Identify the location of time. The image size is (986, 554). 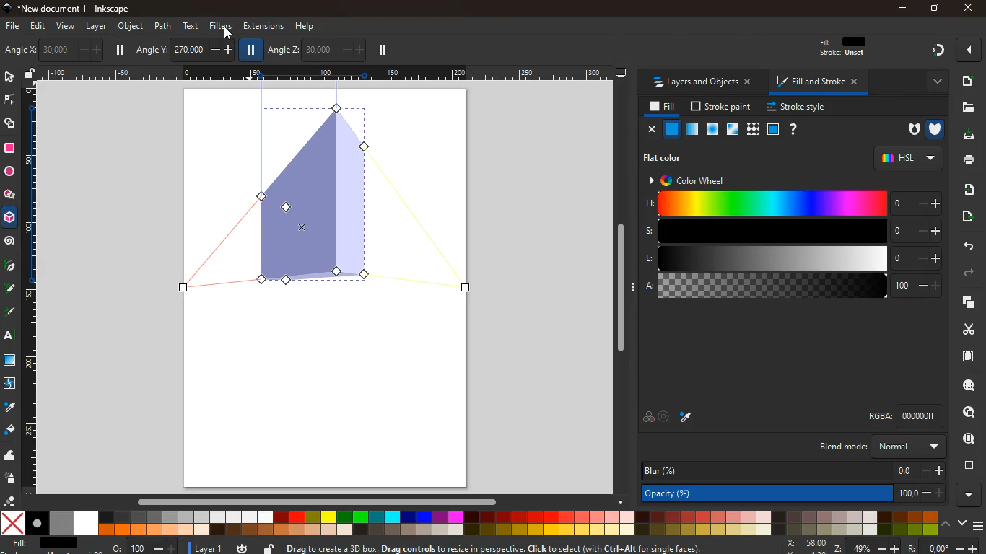
(241, 548).